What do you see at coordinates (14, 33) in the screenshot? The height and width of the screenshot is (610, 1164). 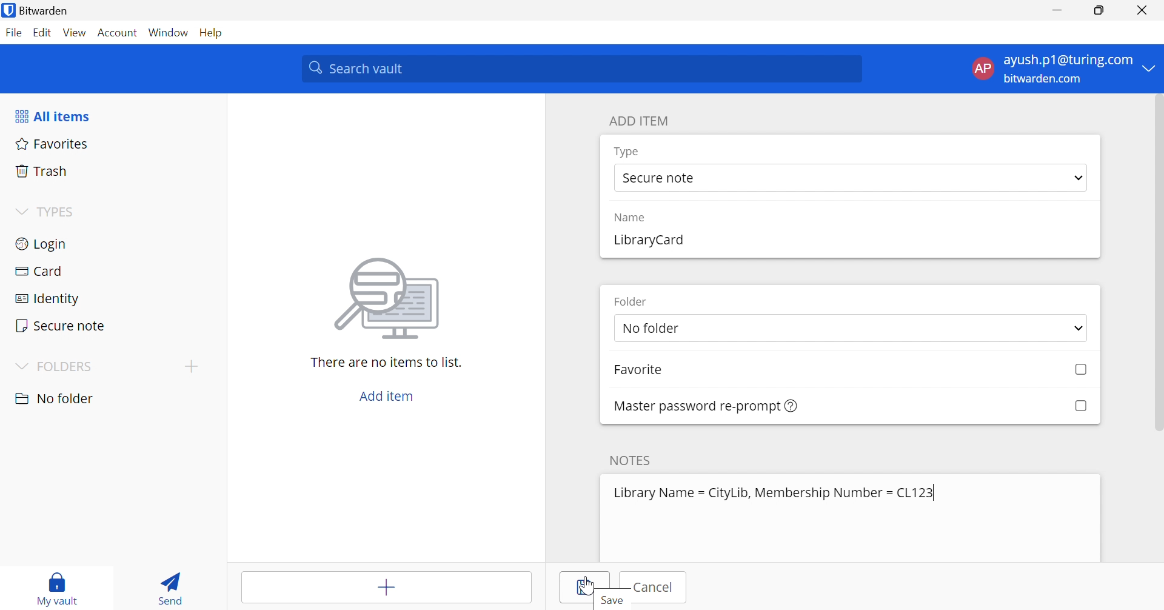 I see `File` at bounding box center [14, 33].